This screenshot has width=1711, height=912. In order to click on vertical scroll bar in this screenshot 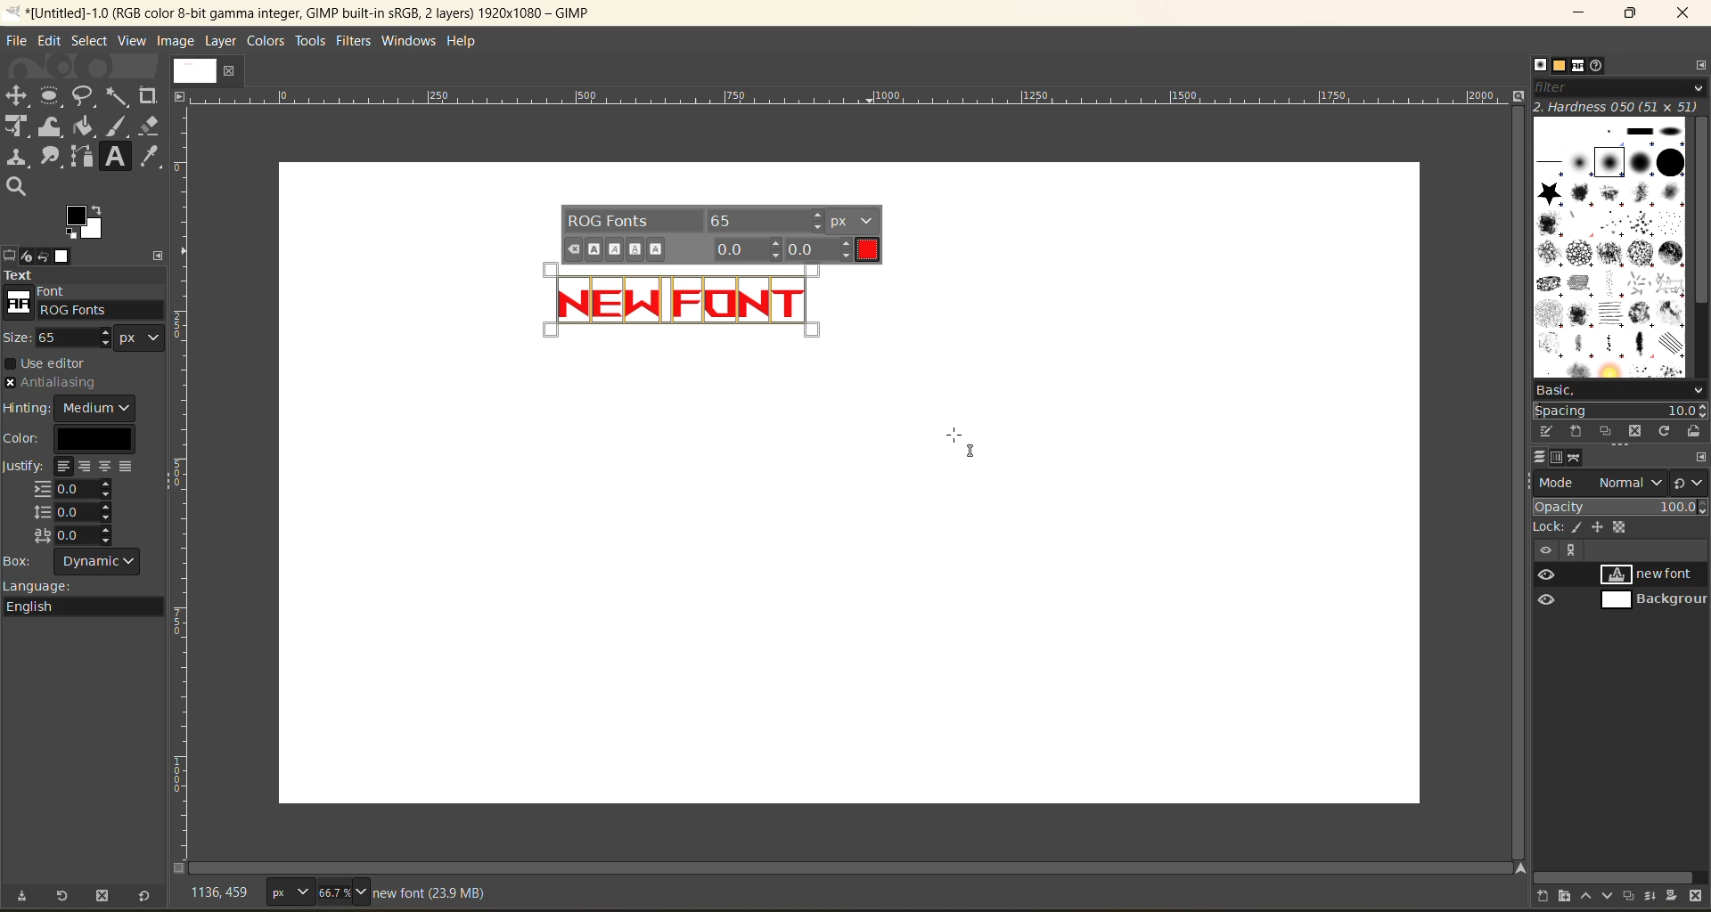, I will do `click(1700, 214)`.